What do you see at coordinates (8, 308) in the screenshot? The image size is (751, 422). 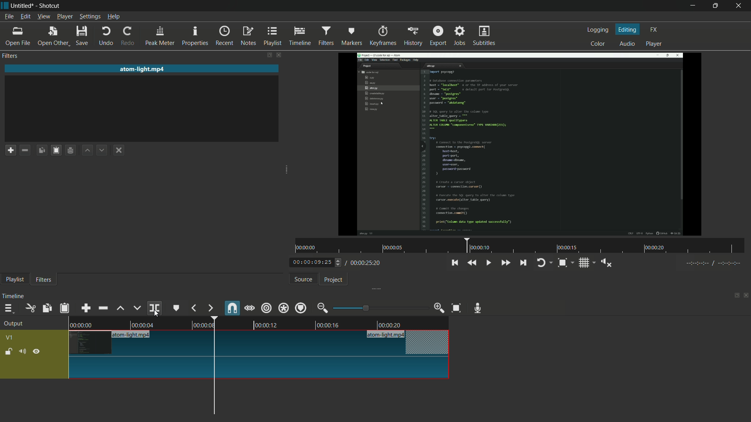 I see `timeline menu` at bounding box center [8, 308].